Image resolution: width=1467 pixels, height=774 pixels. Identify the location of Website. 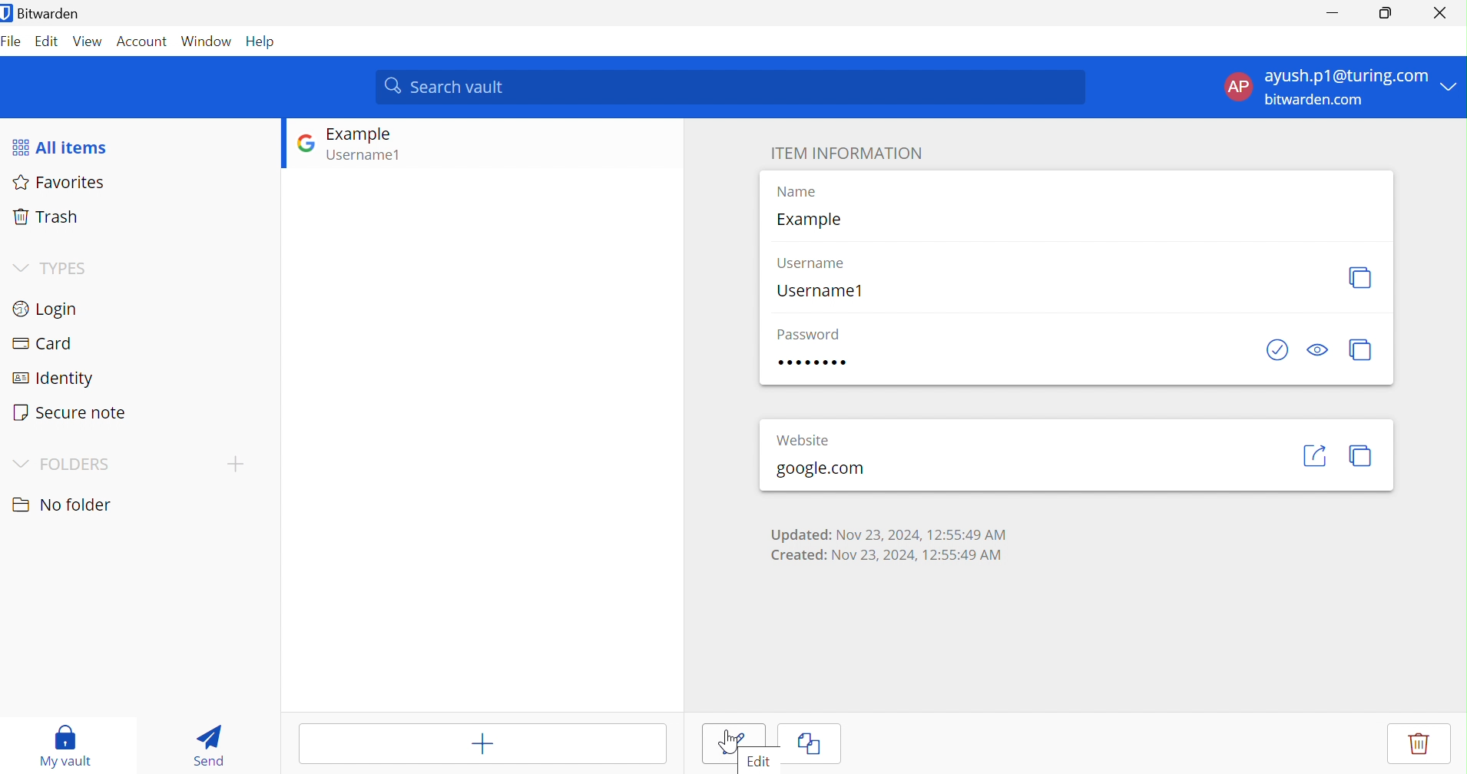
(803, 438).